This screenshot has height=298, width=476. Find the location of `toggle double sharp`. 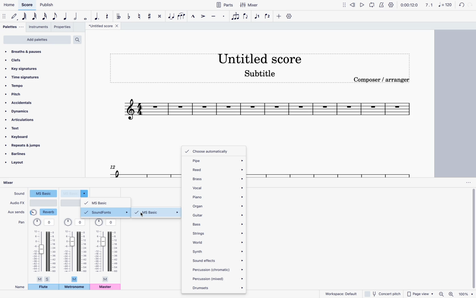

toggle double sharp is located at coordinates (160, 17).